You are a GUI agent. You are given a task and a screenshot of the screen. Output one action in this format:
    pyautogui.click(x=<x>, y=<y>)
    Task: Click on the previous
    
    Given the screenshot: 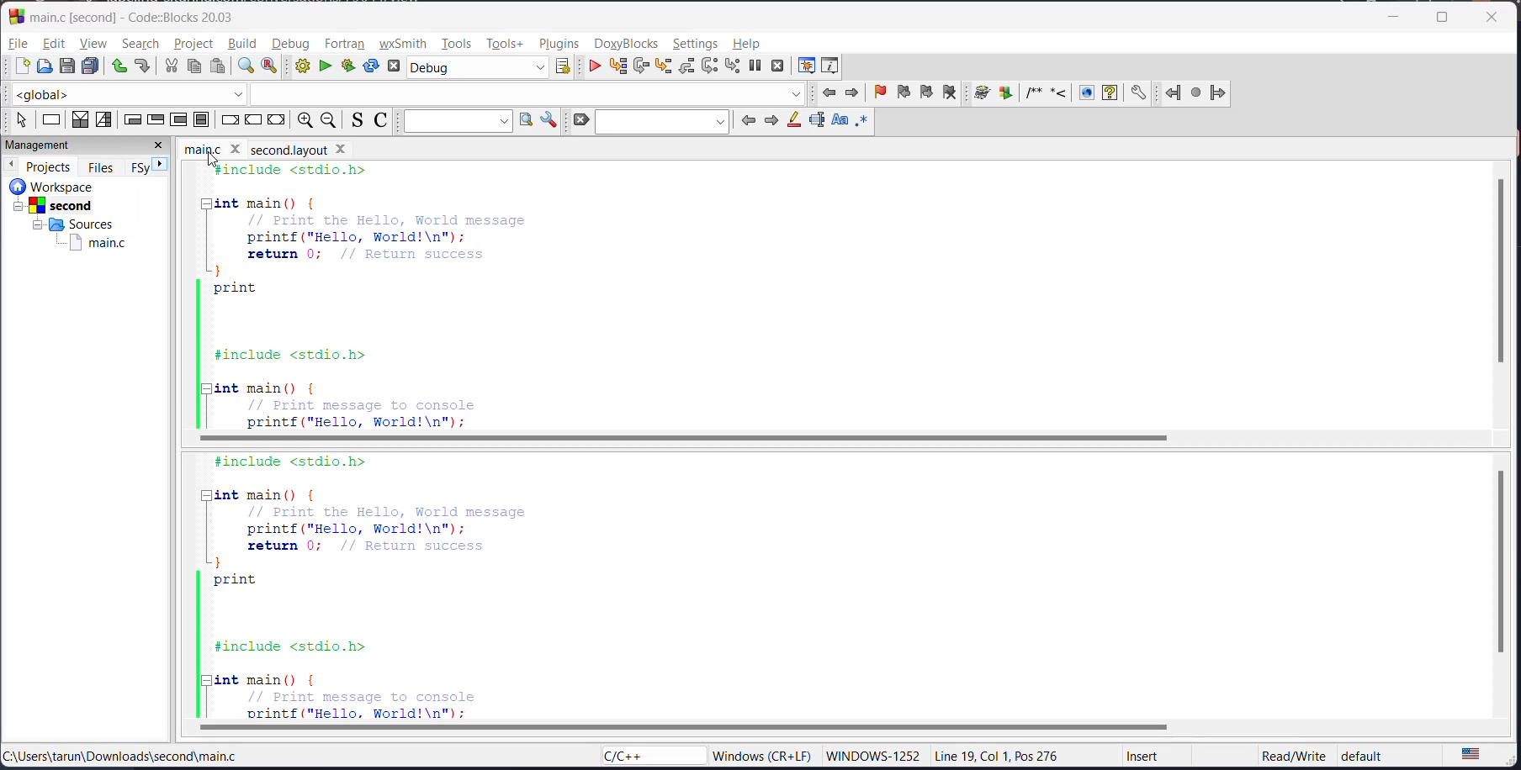 What is the action you would take?
    pyautogui.click(x=10, y=165)
    